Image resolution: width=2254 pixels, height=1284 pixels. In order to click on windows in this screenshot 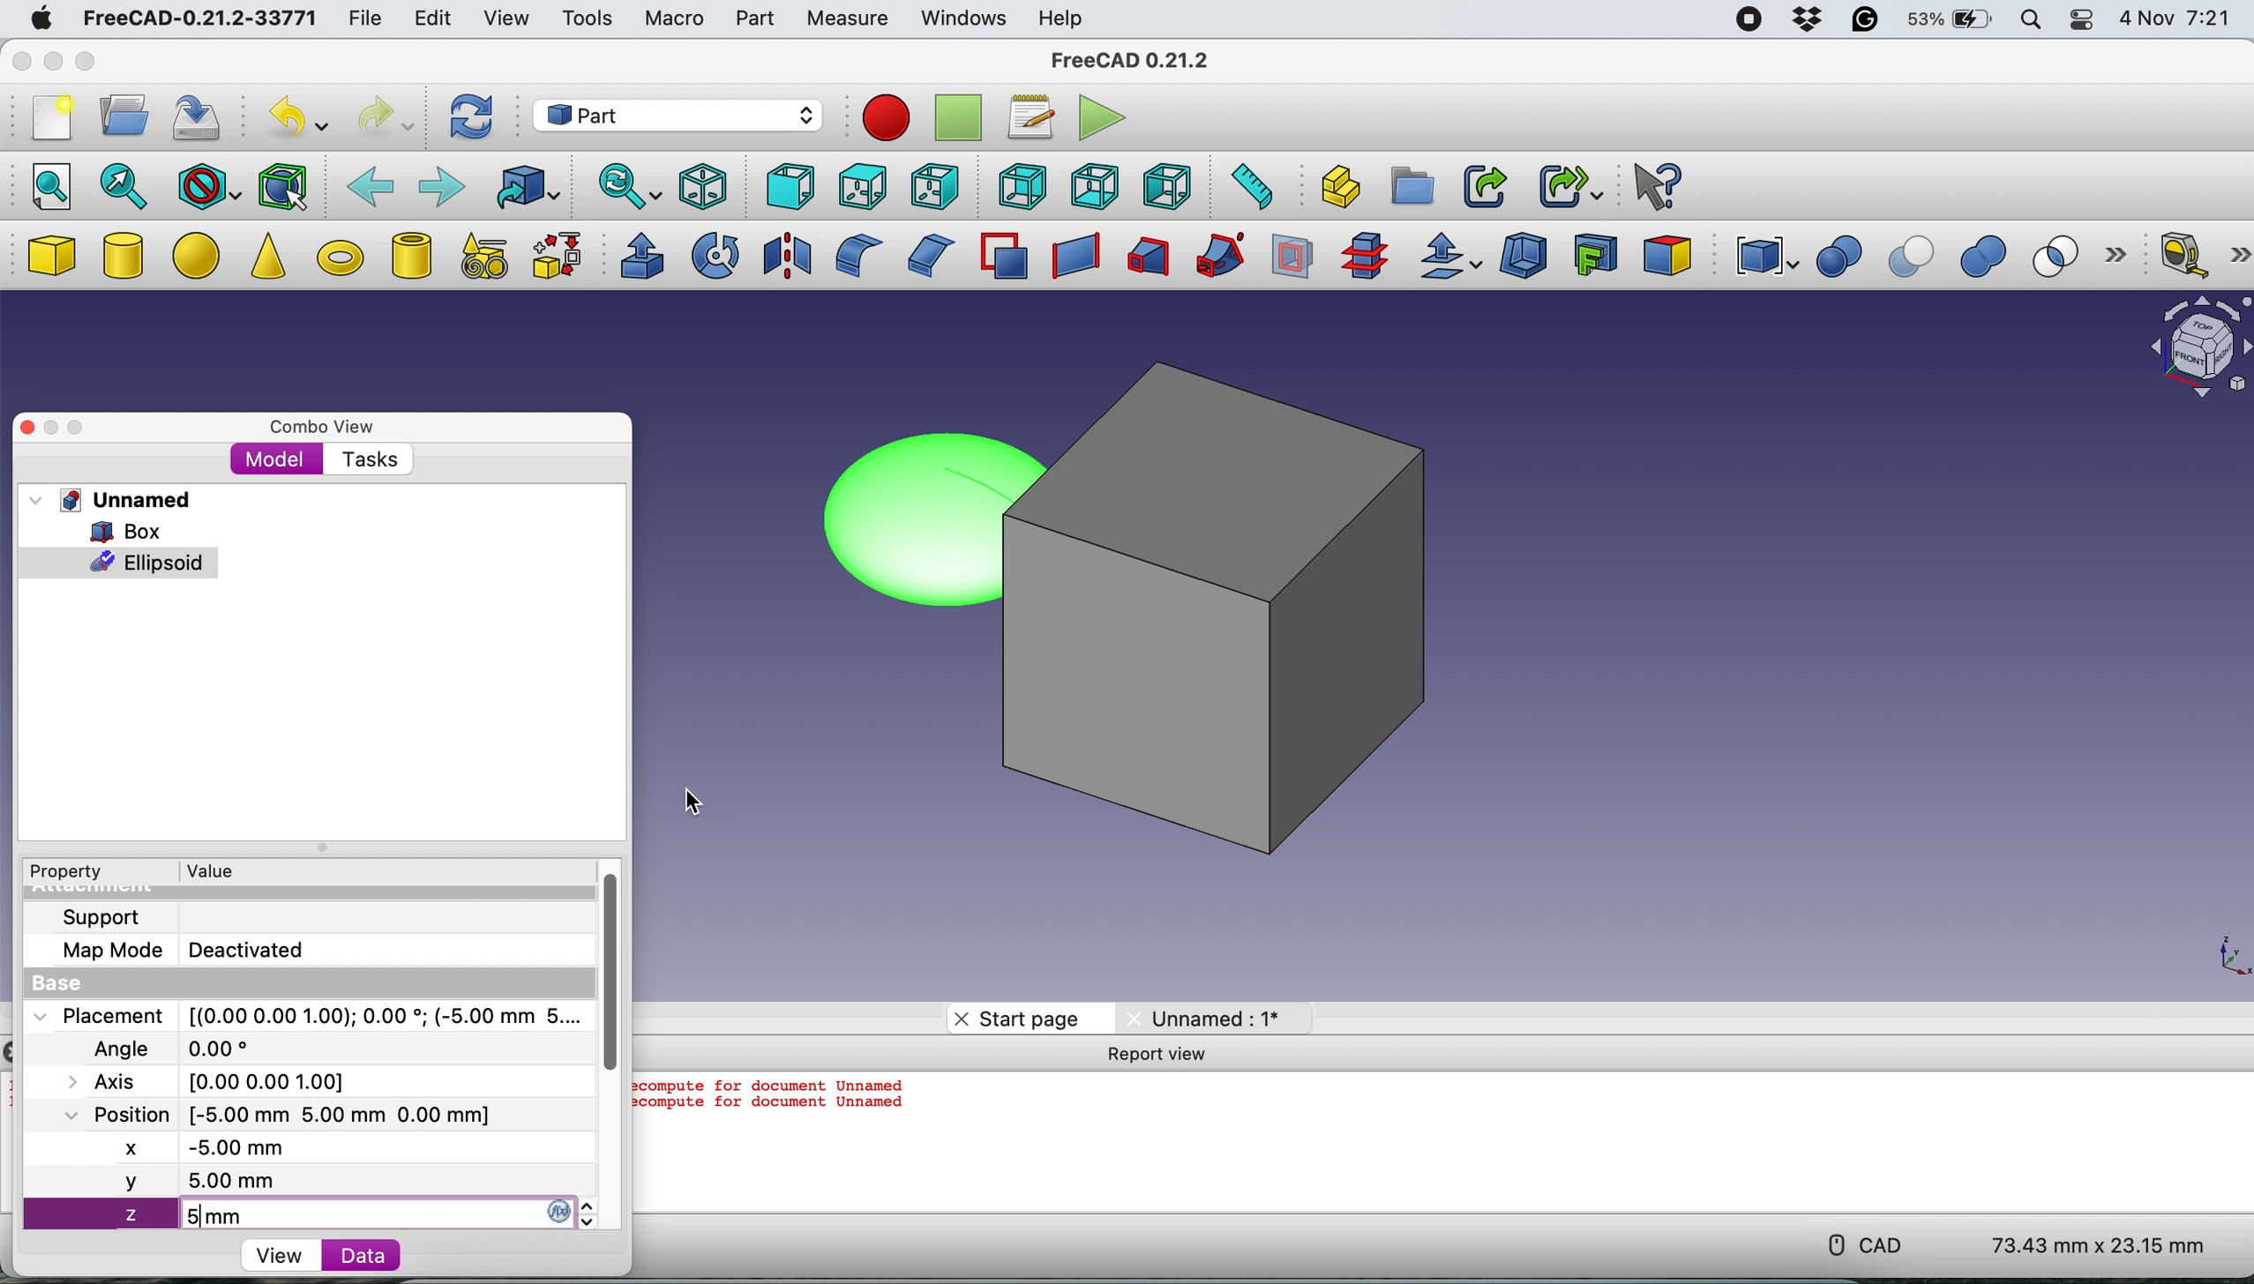, I will do `click(962, 19)`.